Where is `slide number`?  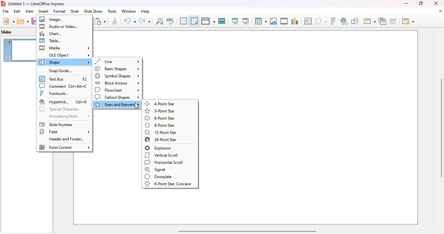 slide number is located at coordinates (56, 124).